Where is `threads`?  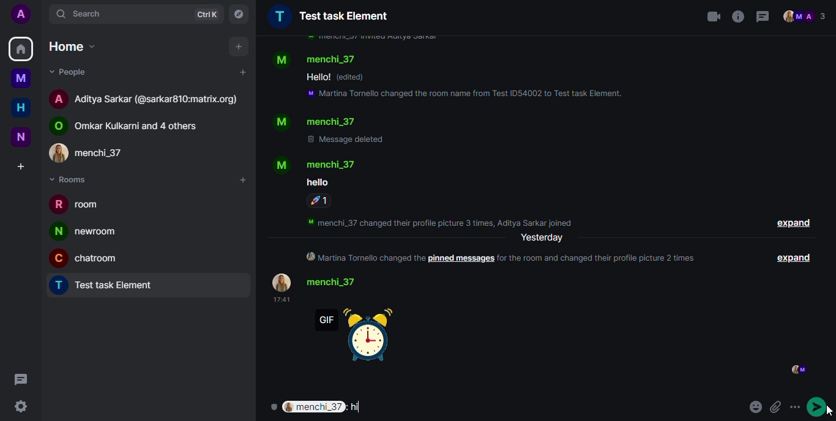
threads is located at coordinates (21, 381).